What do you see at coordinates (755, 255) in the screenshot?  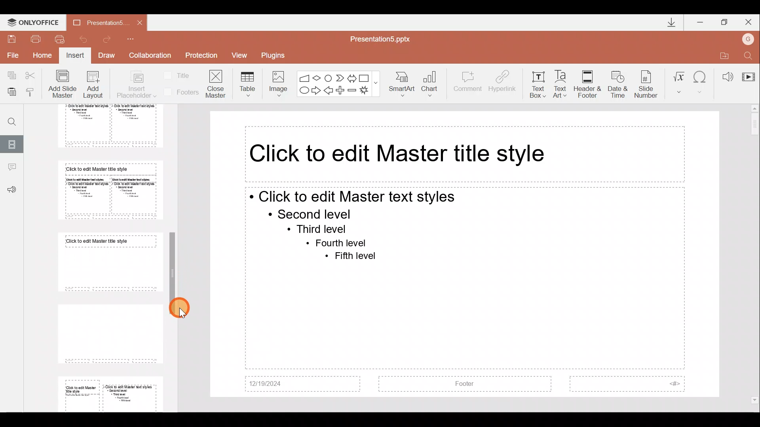 I see `Scroll bar` at bounding box center [755, 255].